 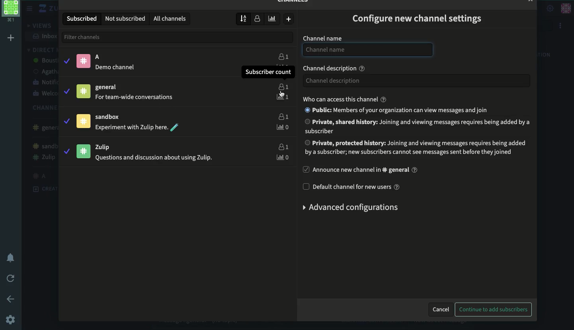 I want to click on ® Demo channel, so click(x=117, y=67).